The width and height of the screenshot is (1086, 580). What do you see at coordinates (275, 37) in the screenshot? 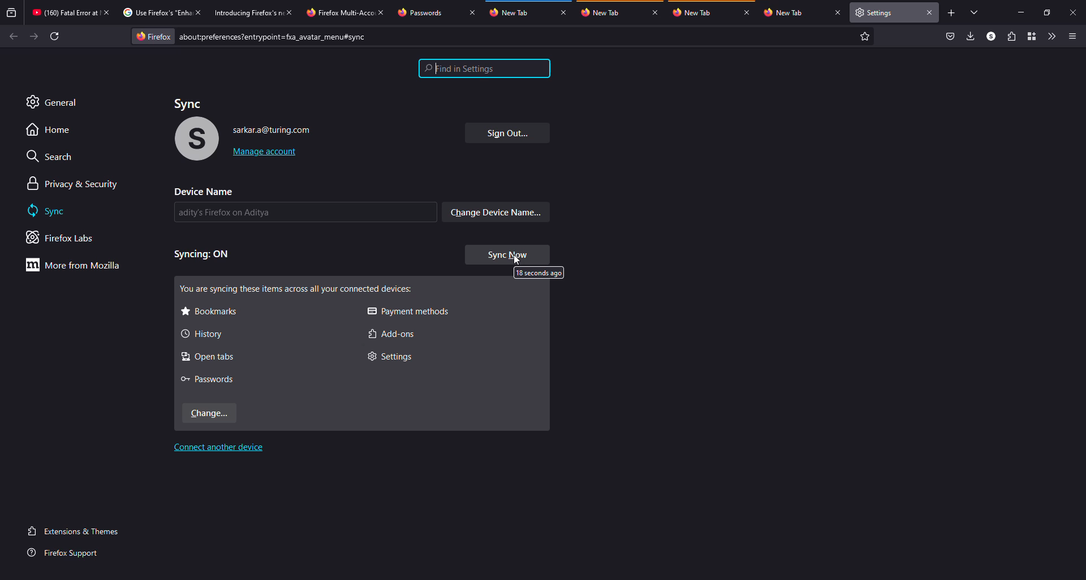
I see `prefernces` at bounding box center [275, 37].